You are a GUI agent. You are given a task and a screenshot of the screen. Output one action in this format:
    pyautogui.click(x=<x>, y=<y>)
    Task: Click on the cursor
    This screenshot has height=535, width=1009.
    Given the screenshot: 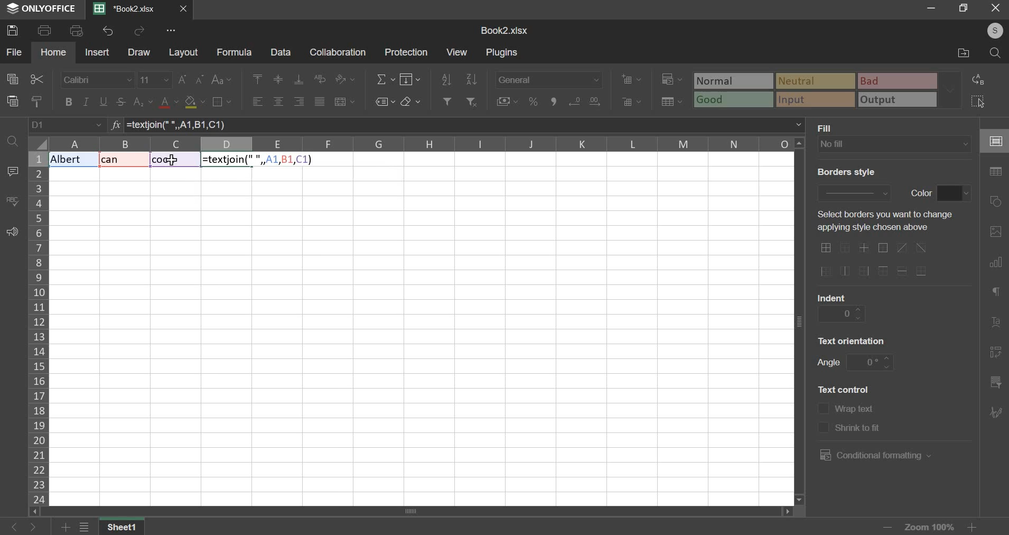 What is the action you would take?
    pyautogui.click(x=172, y=164)
    